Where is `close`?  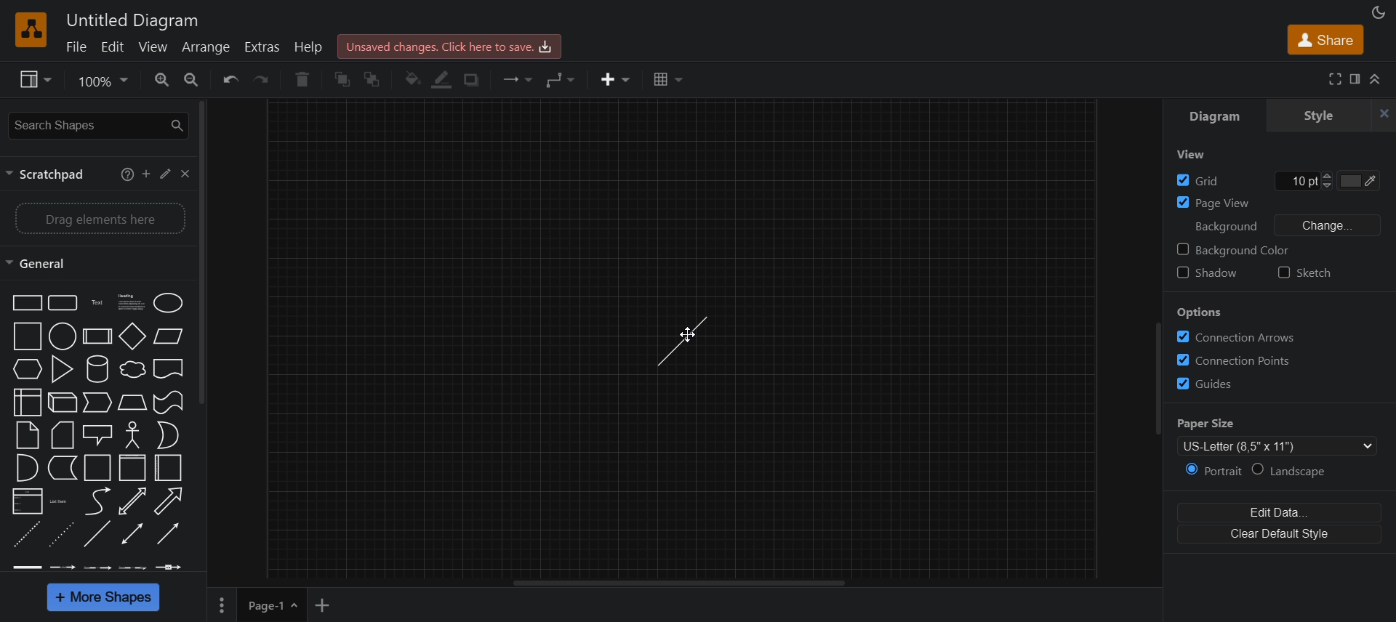 close is located at coordinates (184, 174).